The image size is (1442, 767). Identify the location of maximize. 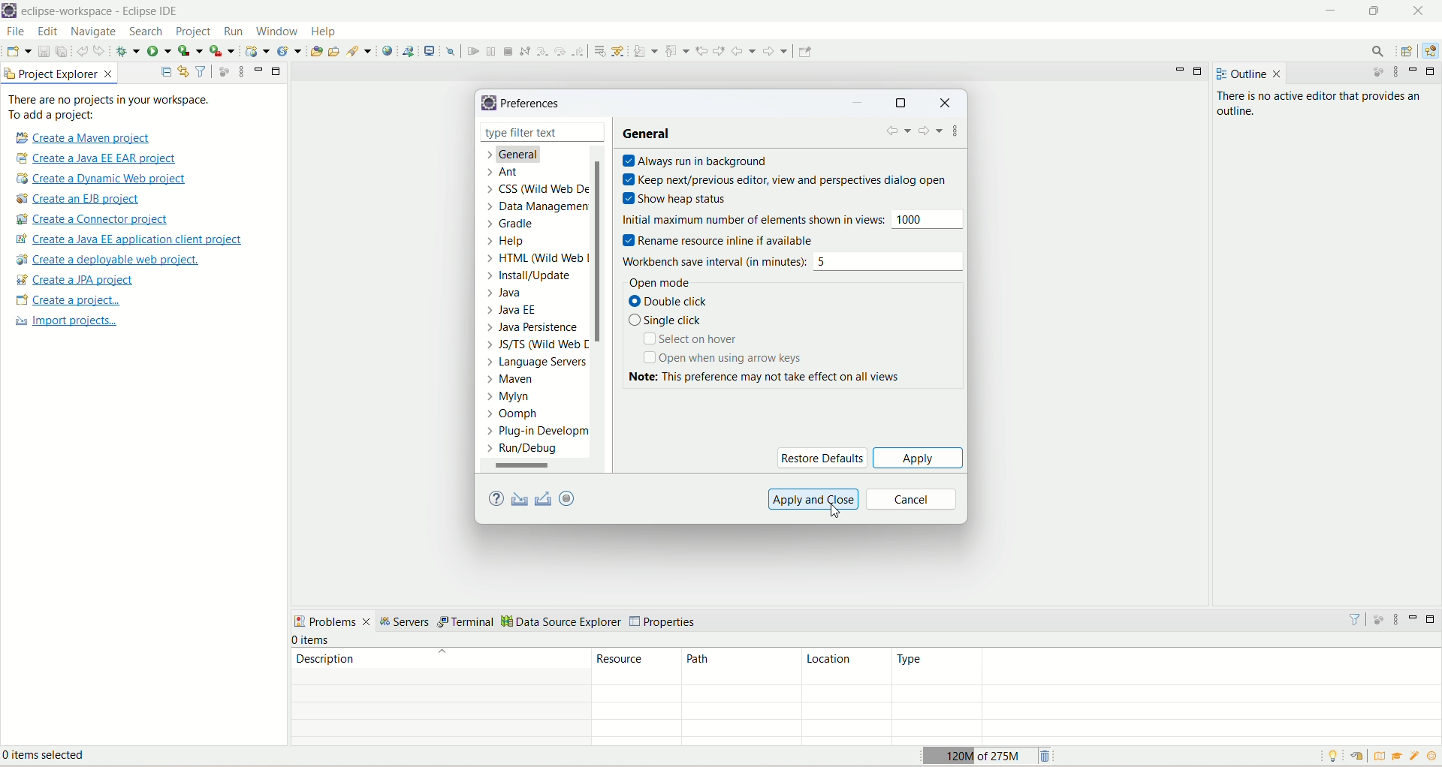
(1433, 619).